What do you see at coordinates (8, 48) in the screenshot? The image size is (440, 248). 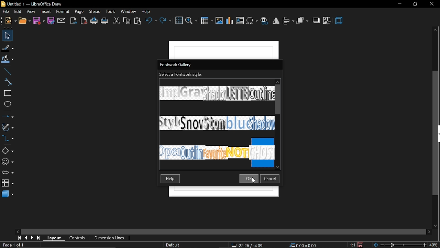 I see `fill line` at bounding box center [8, 48].